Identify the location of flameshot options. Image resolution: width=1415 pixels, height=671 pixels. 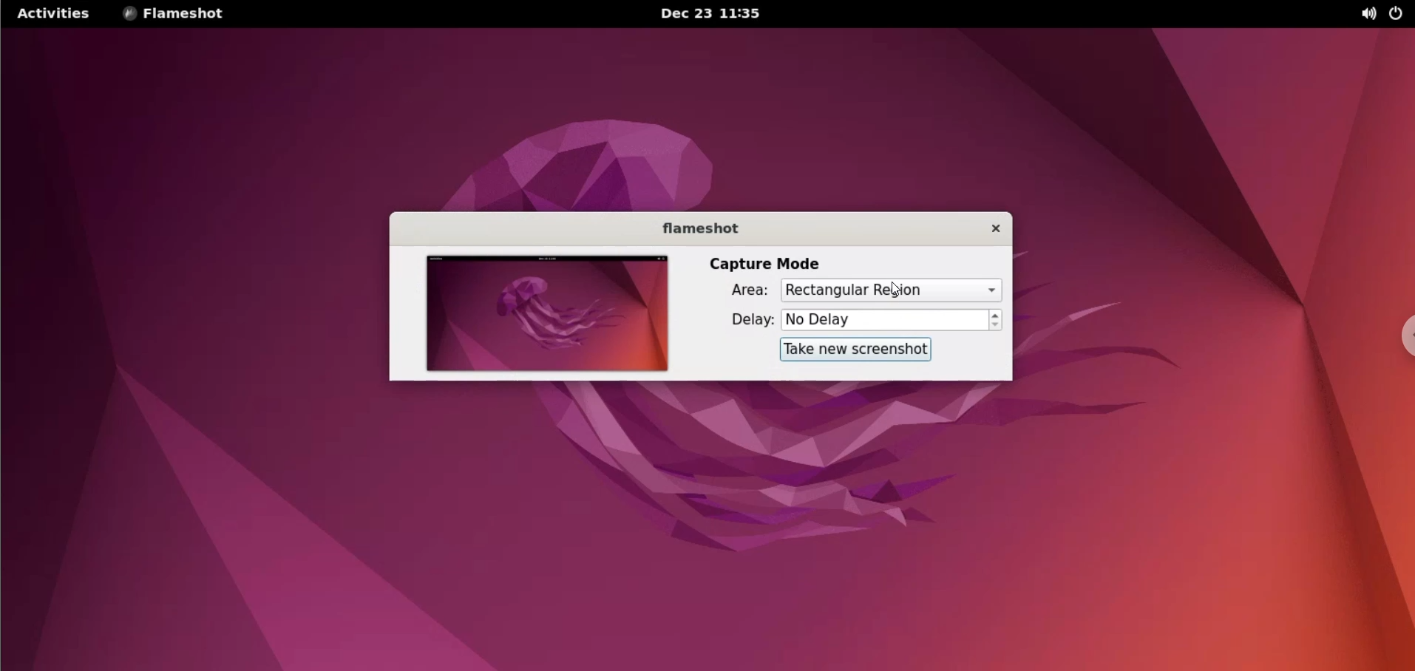
(182, 16).